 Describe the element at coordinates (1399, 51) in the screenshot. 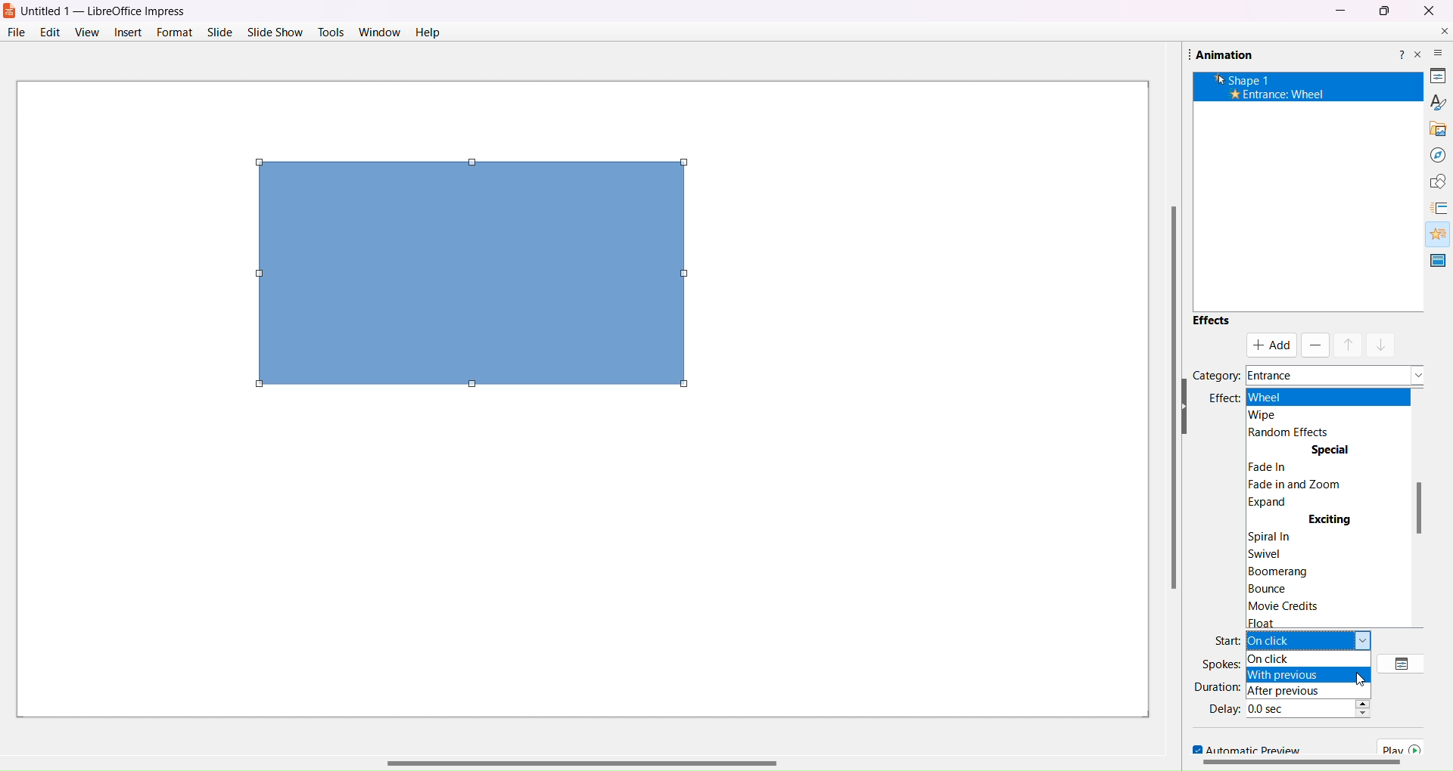

I see `Help` at that location.